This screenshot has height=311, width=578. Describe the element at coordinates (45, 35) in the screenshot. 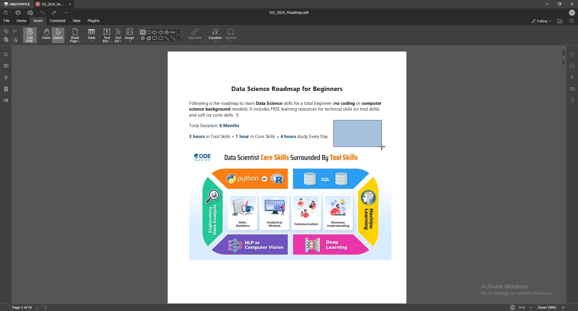

I see `hand` at that location.